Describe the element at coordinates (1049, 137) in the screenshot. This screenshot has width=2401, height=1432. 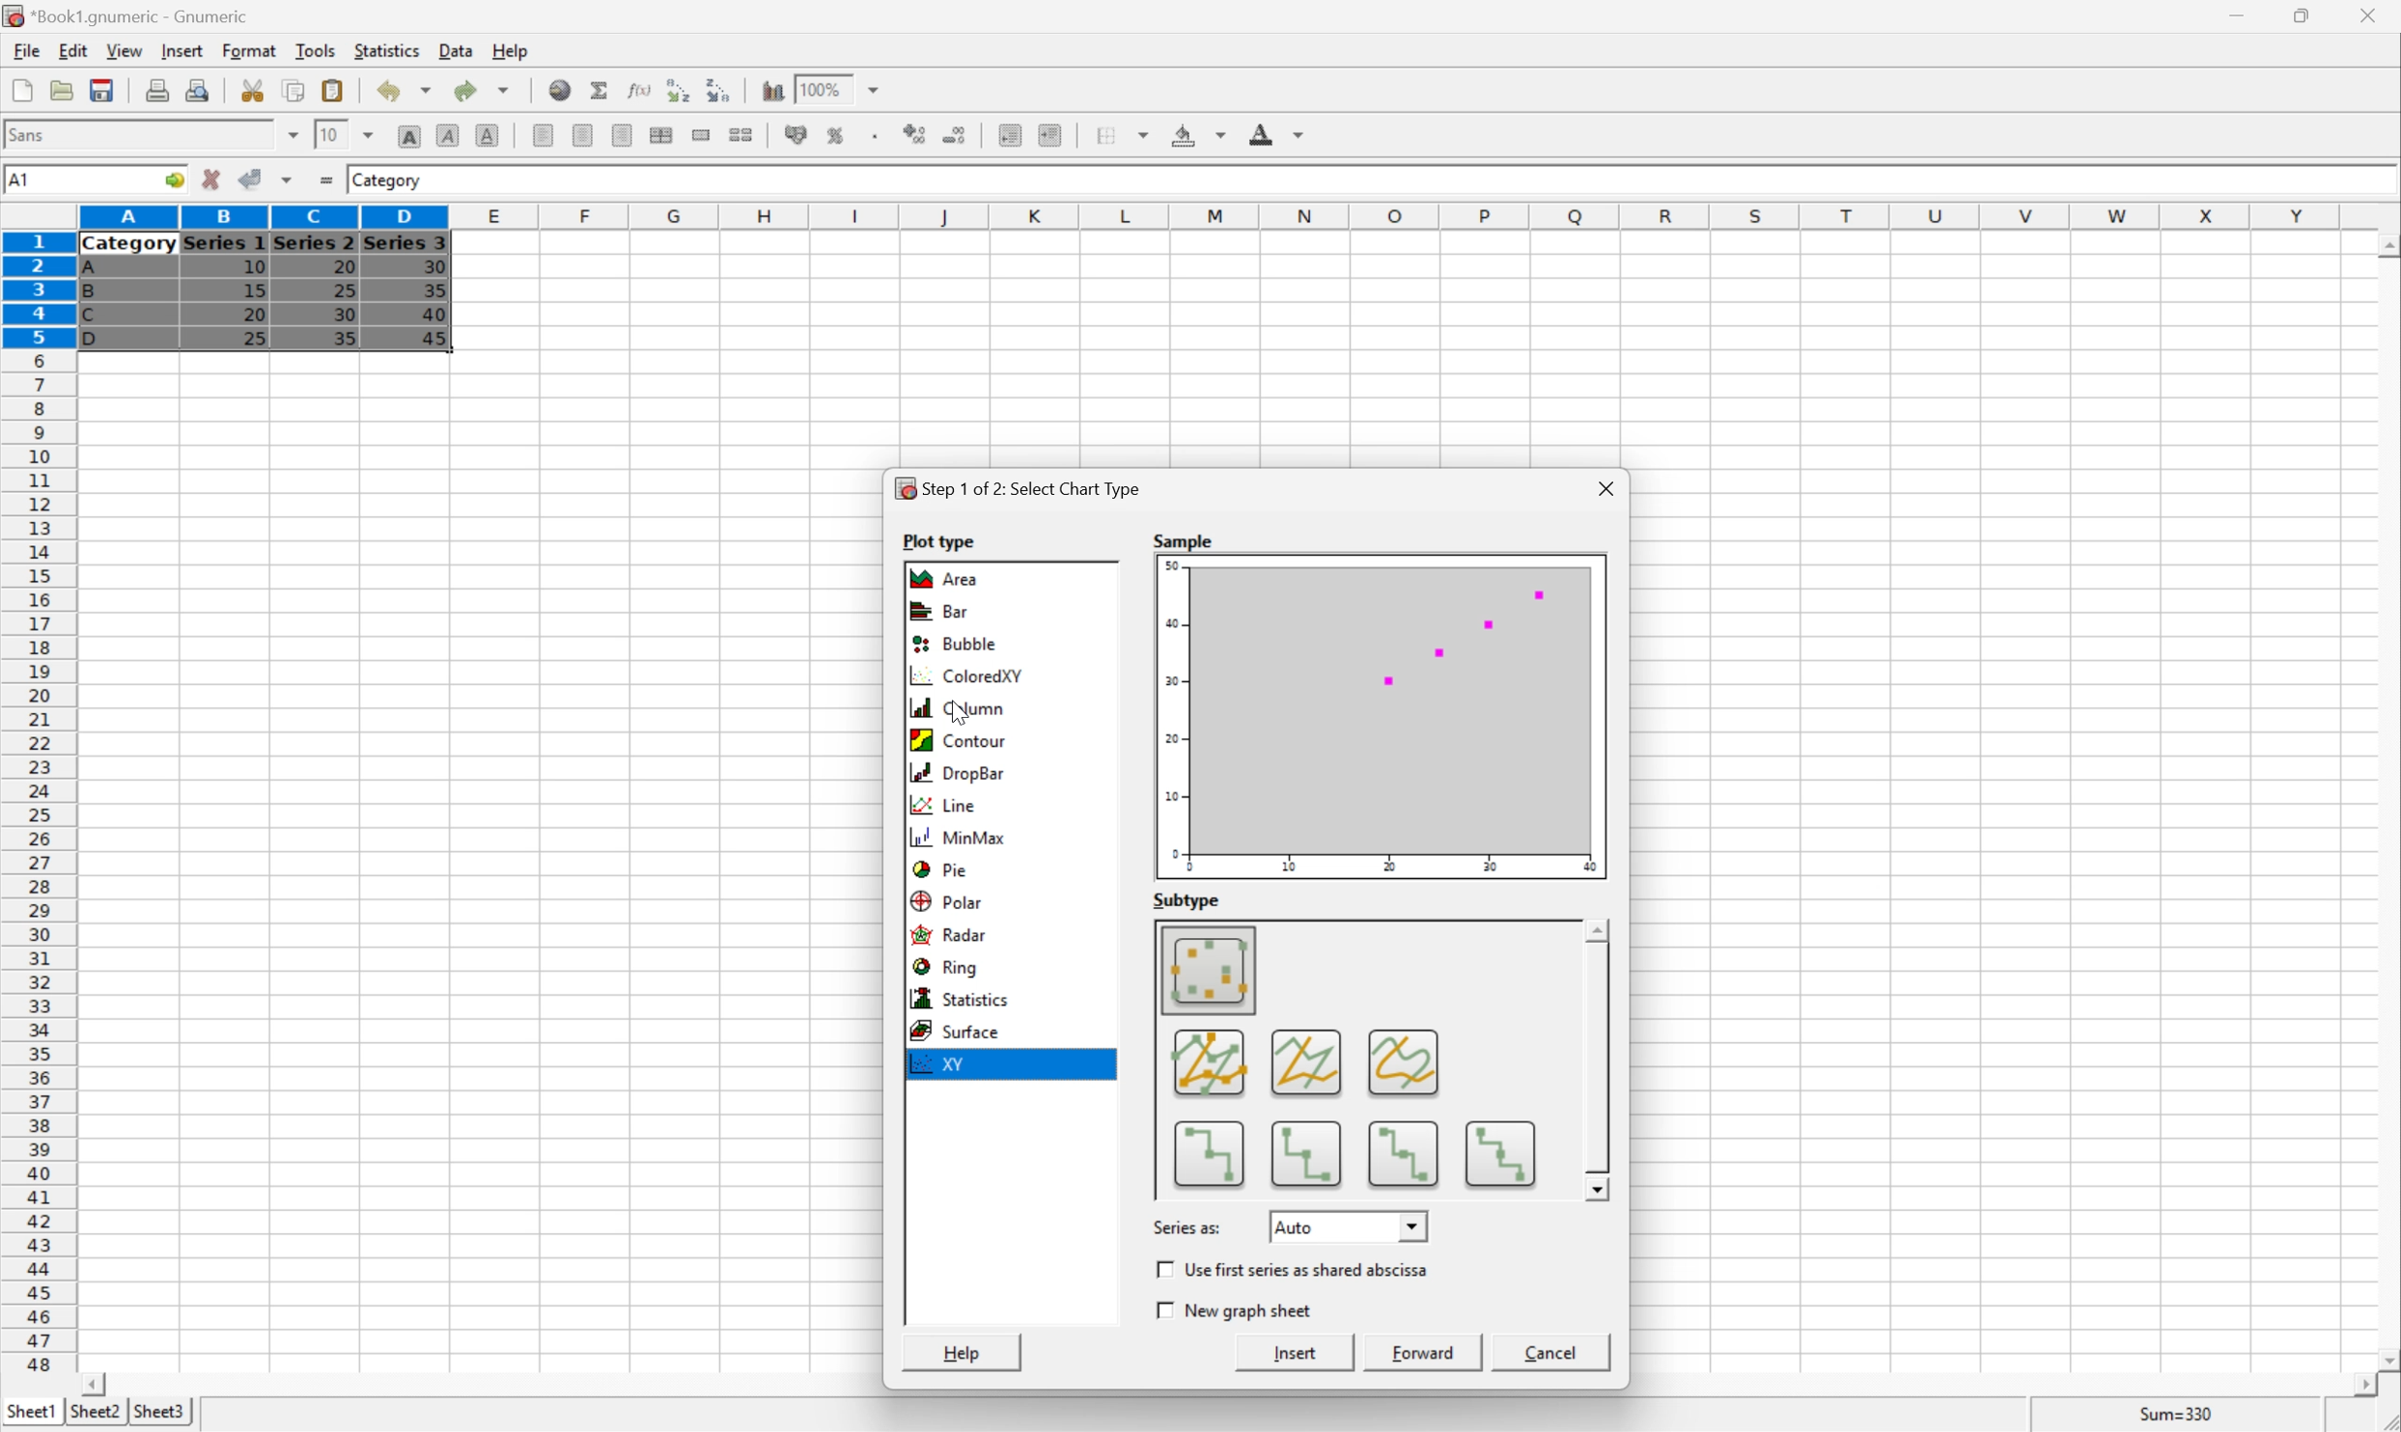
I see `Increase indent, and align the contents to the left` at that location.